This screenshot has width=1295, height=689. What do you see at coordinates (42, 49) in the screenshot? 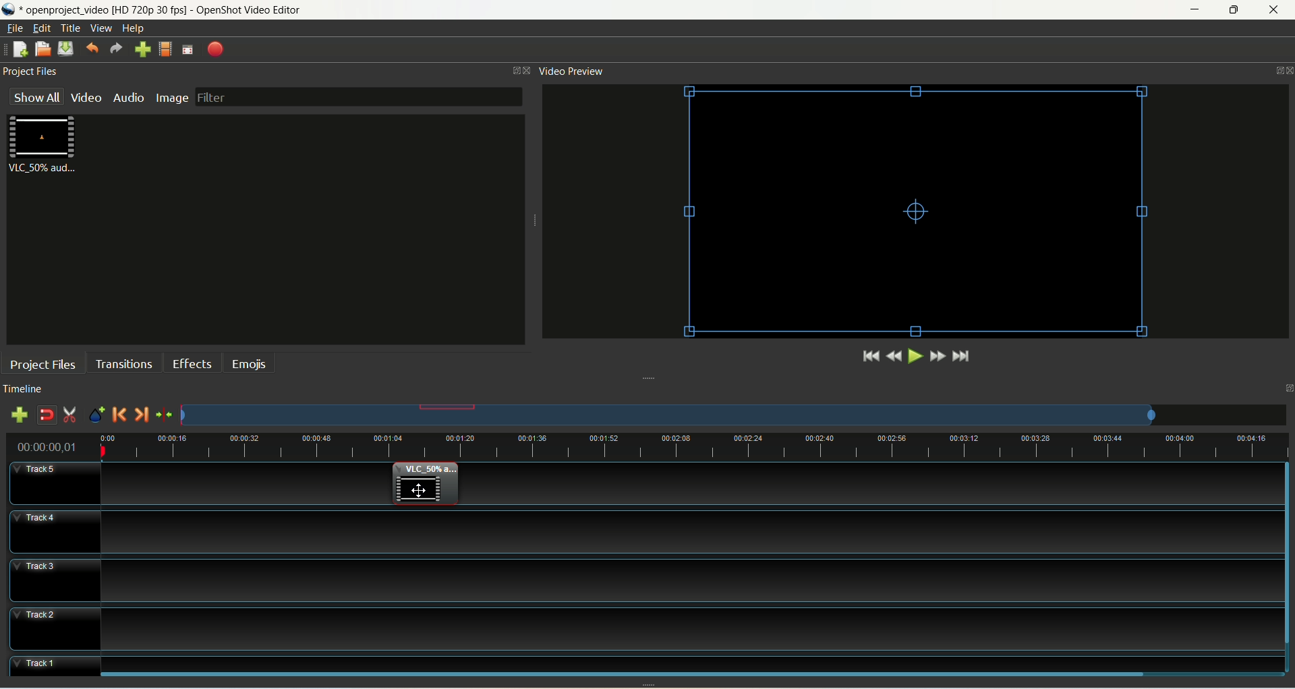
I see `open project` at bounding box center [42, 49].